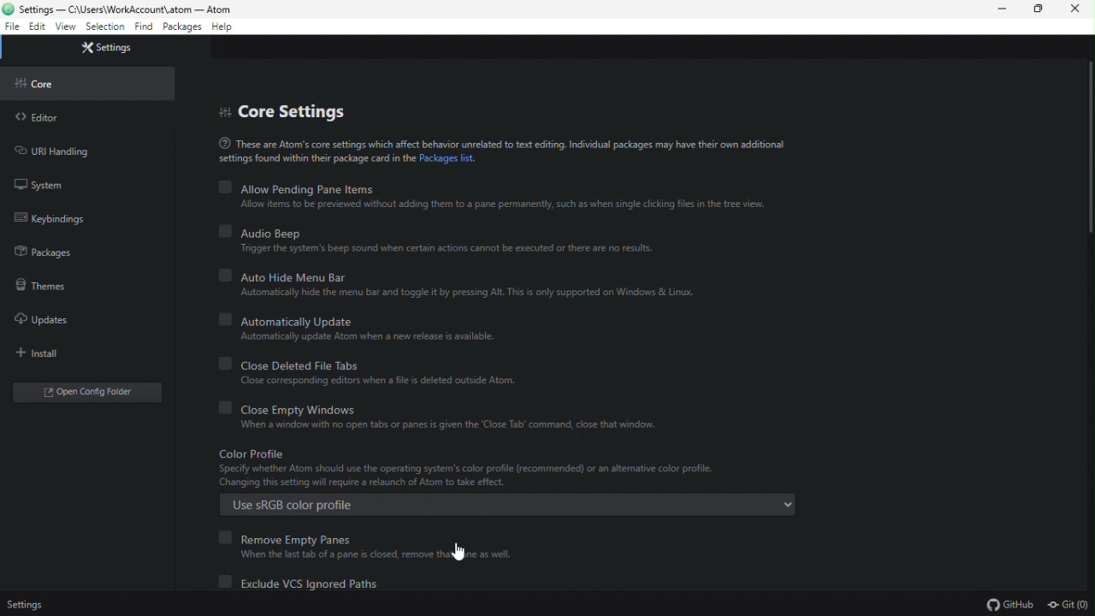 The image size is (1095, 616). I want to click on github, so click(1009, 604).